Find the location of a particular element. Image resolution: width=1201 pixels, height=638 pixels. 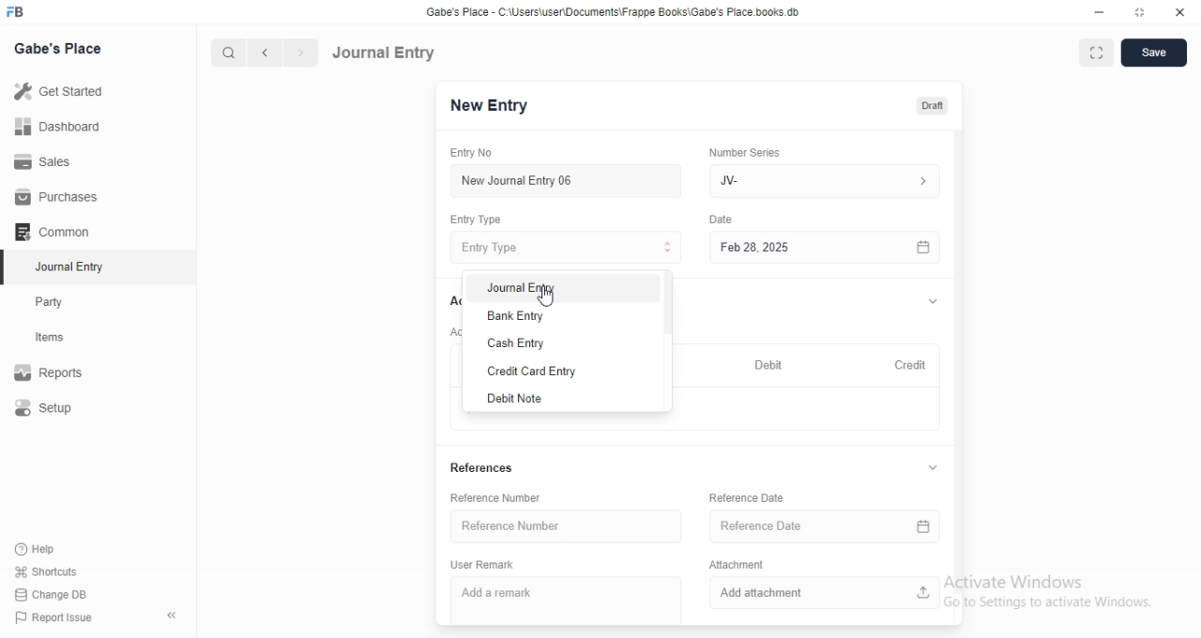

minimize is located at coordinates (1098, 15).